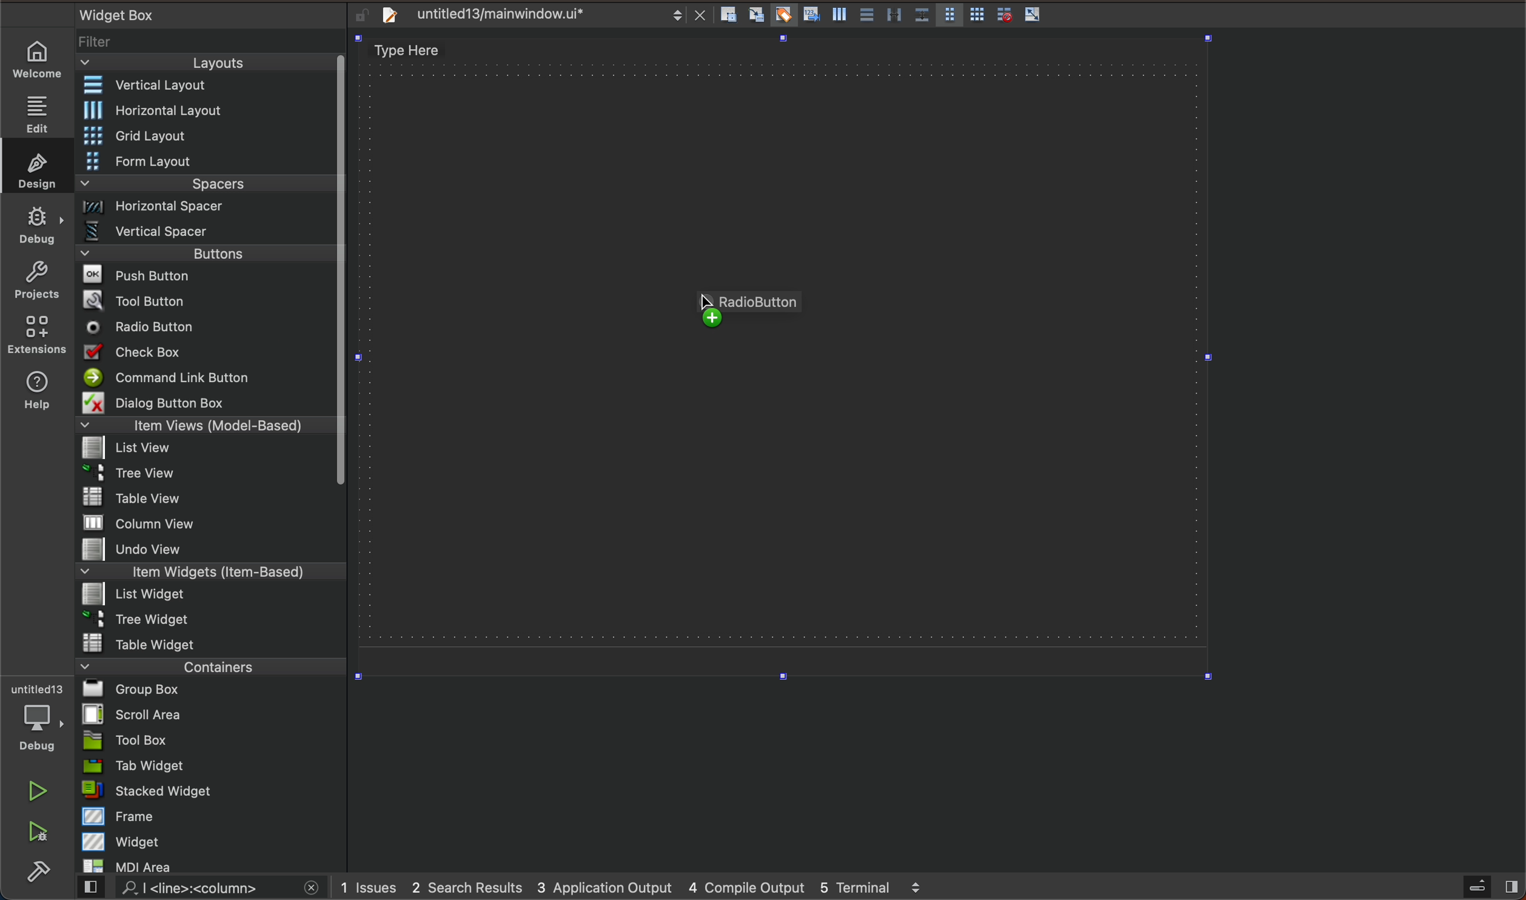  What do you see at coordinates (206, 327) in the screenshot?
I see `radio` at bounding box center [206, 327].